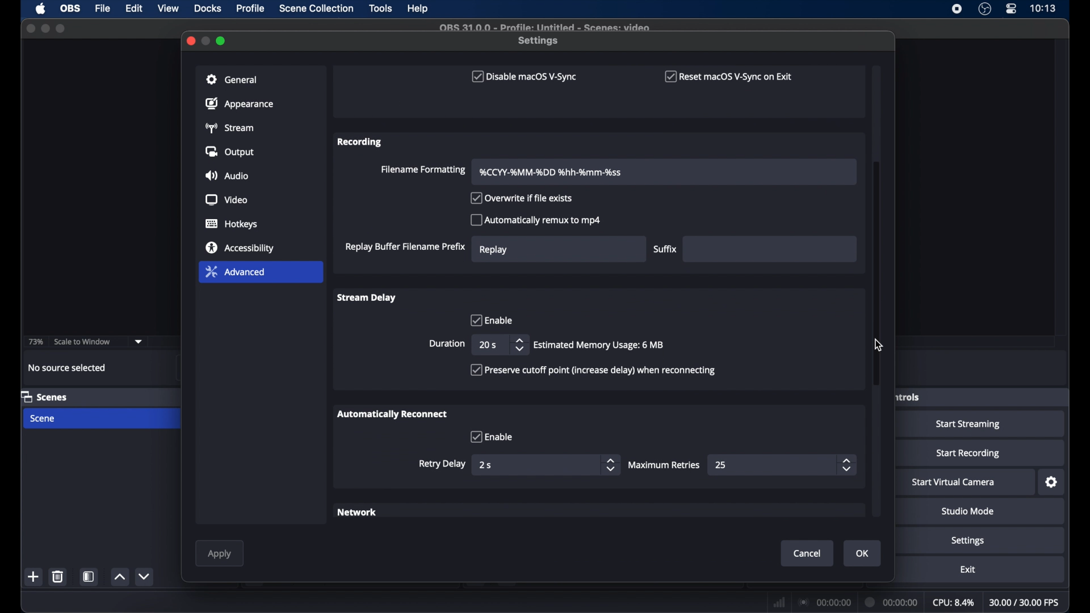 Image resolution: width=1090 pixels, height=613 pixels. I want to click on close, so click(31, 28).